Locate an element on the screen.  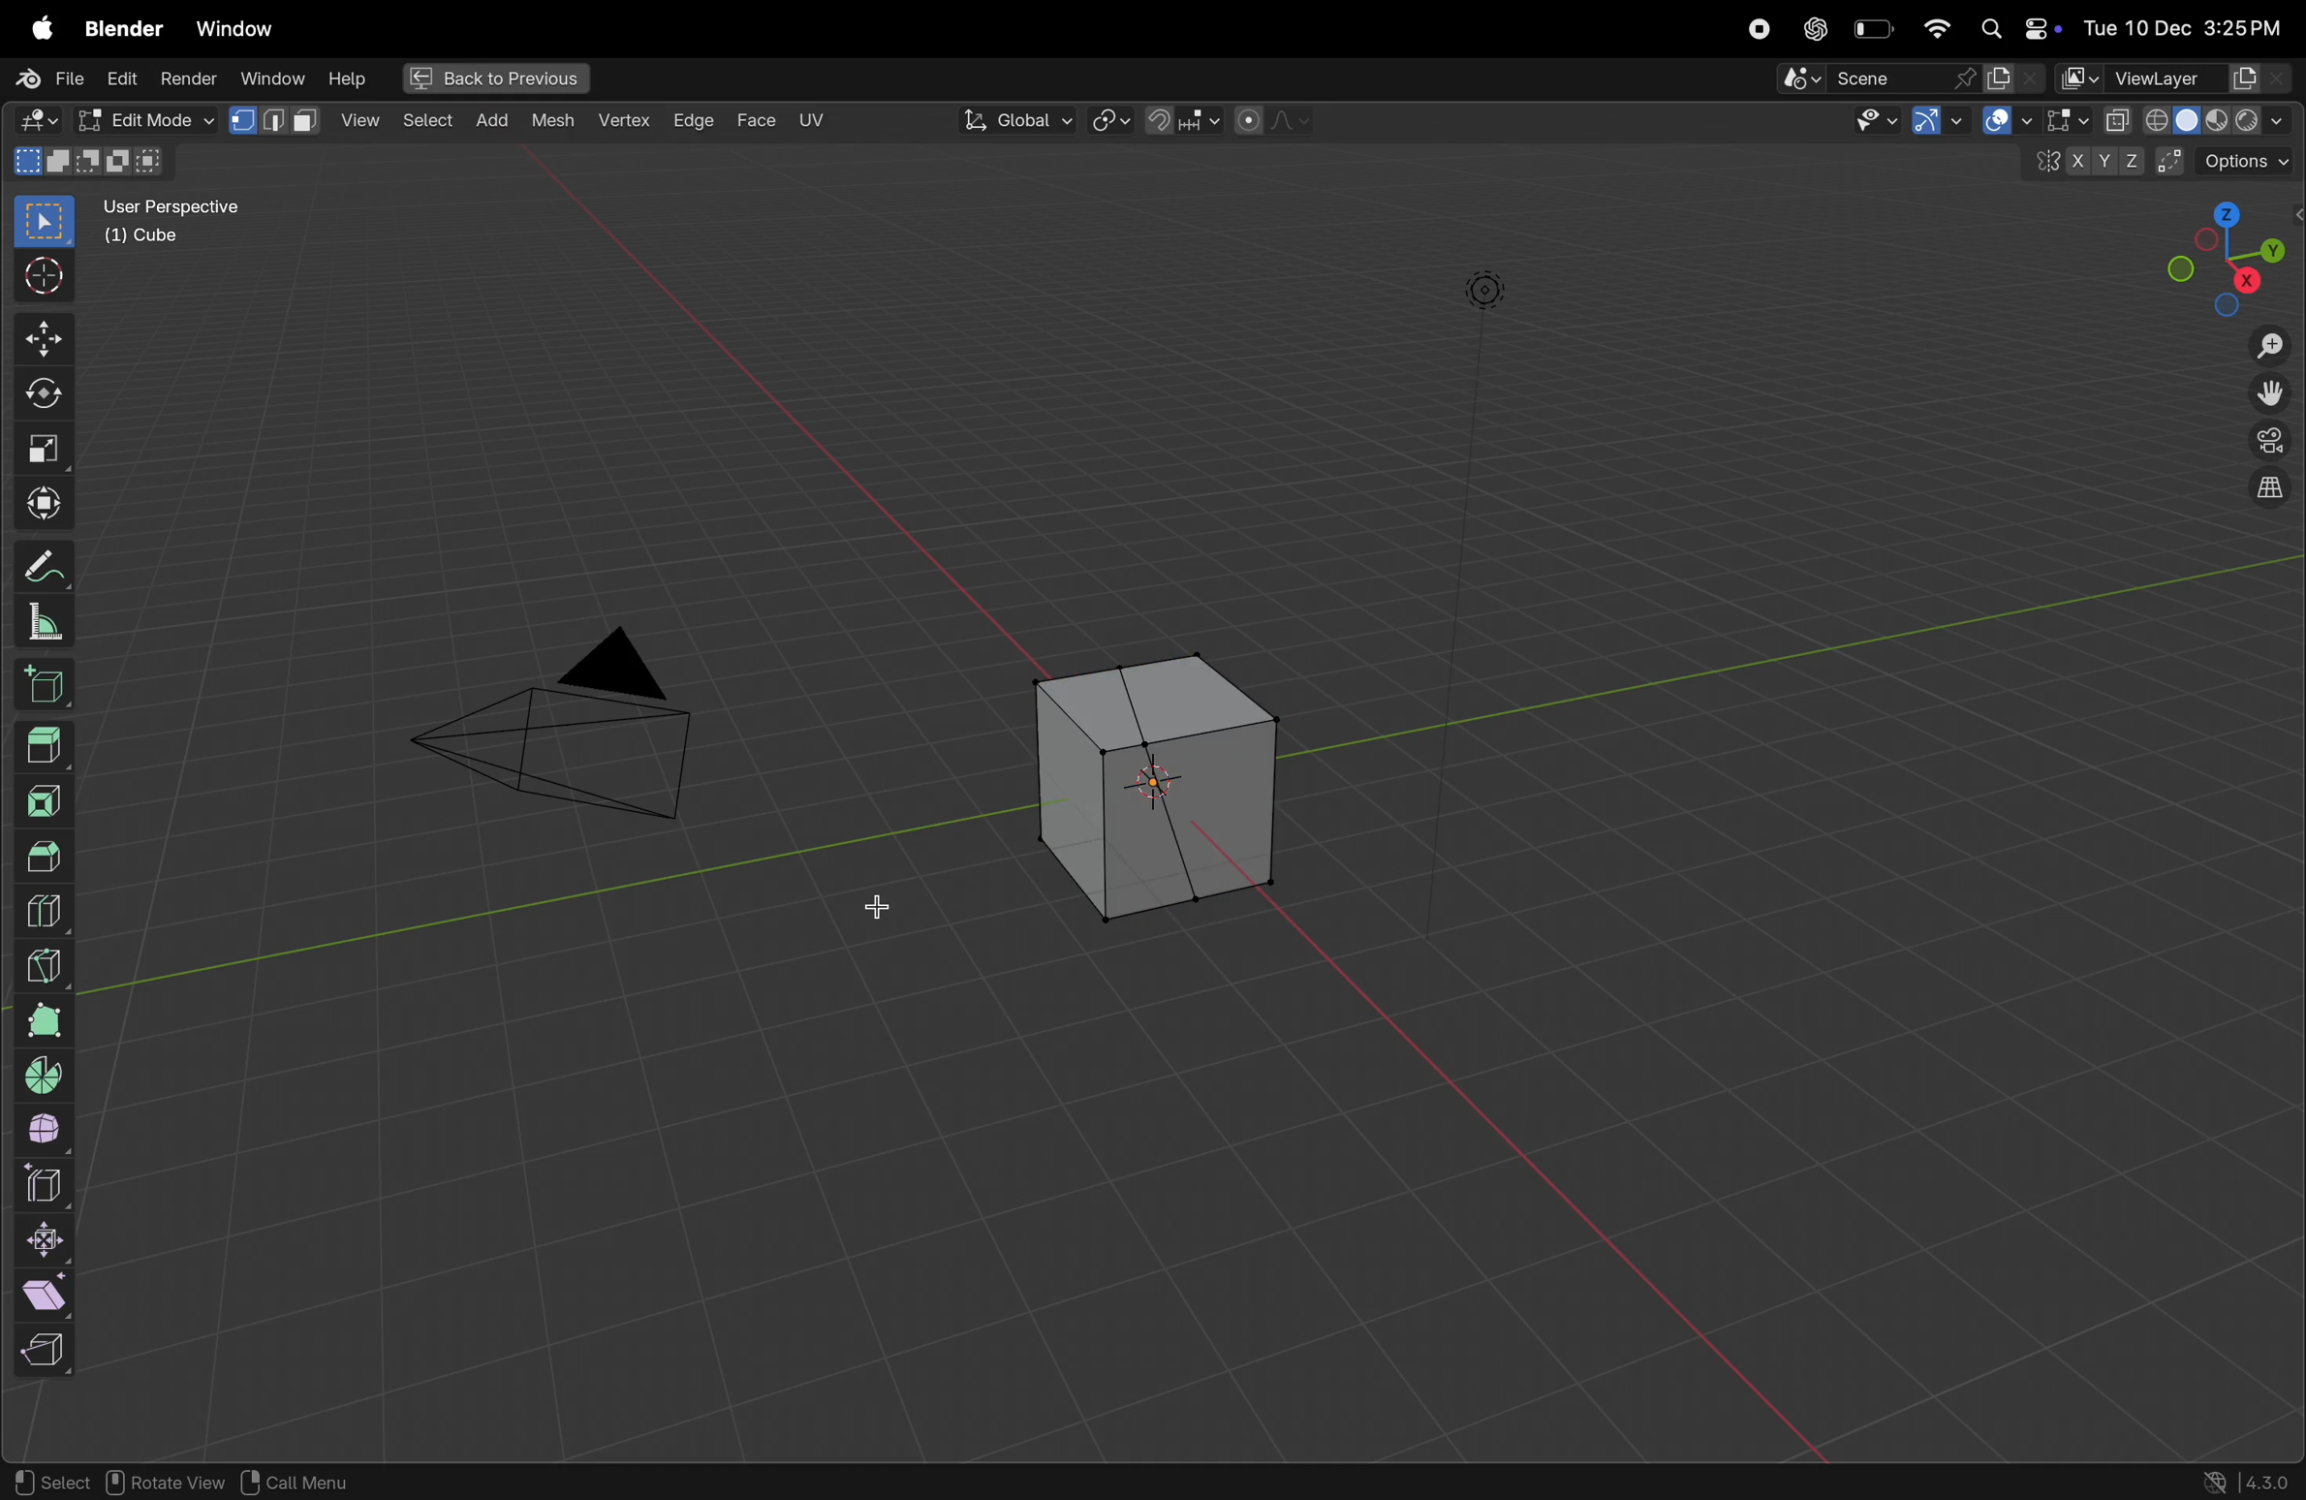
Scene is located at coordinates (1912, 78).